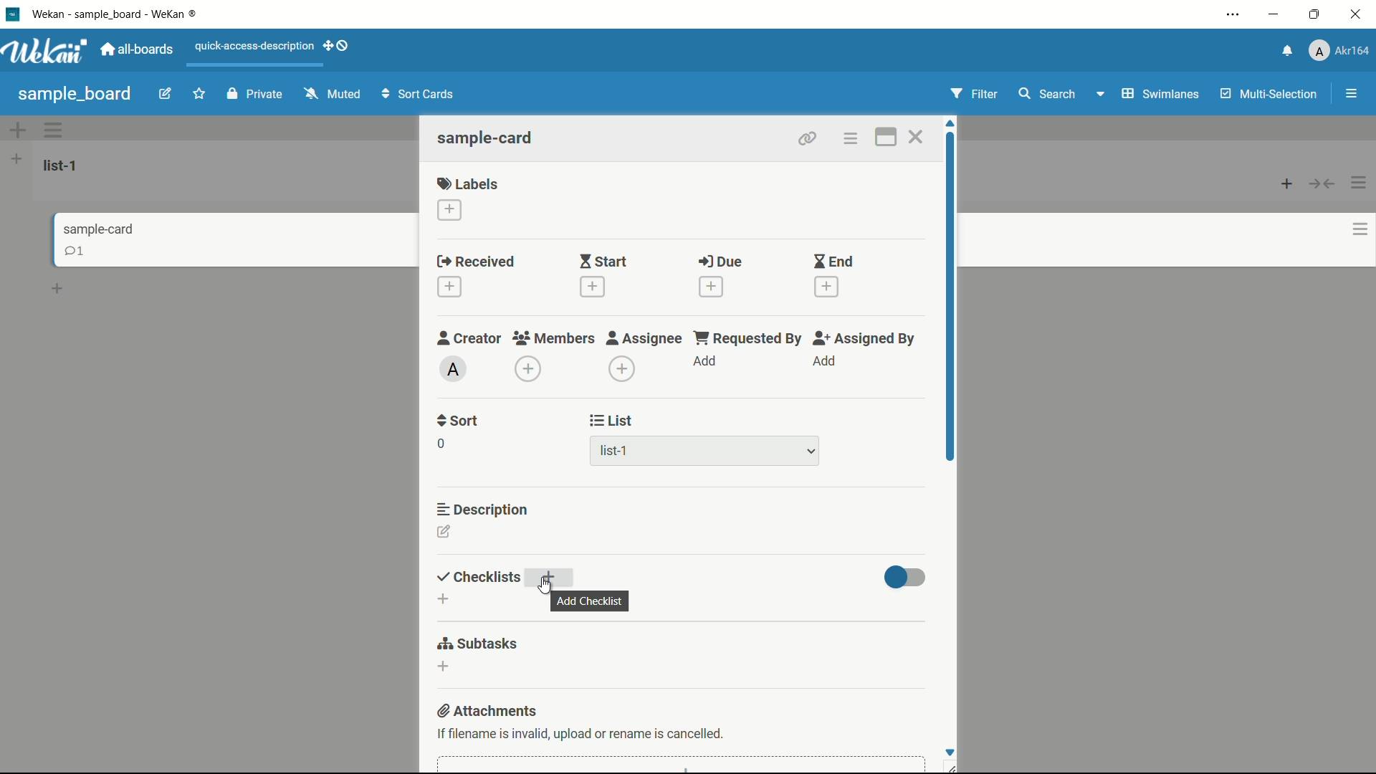  What do you see at coordinates (917, 137) in the screenshot?
I see `close card` at bounding box center [917, 137].